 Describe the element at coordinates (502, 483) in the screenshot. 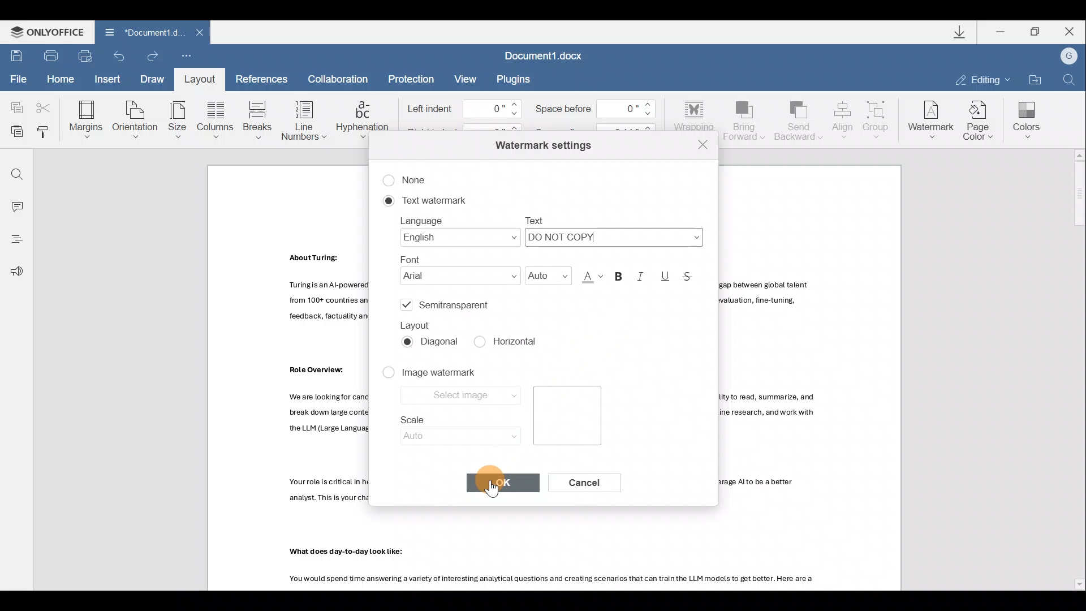

I see `OK` at that location.